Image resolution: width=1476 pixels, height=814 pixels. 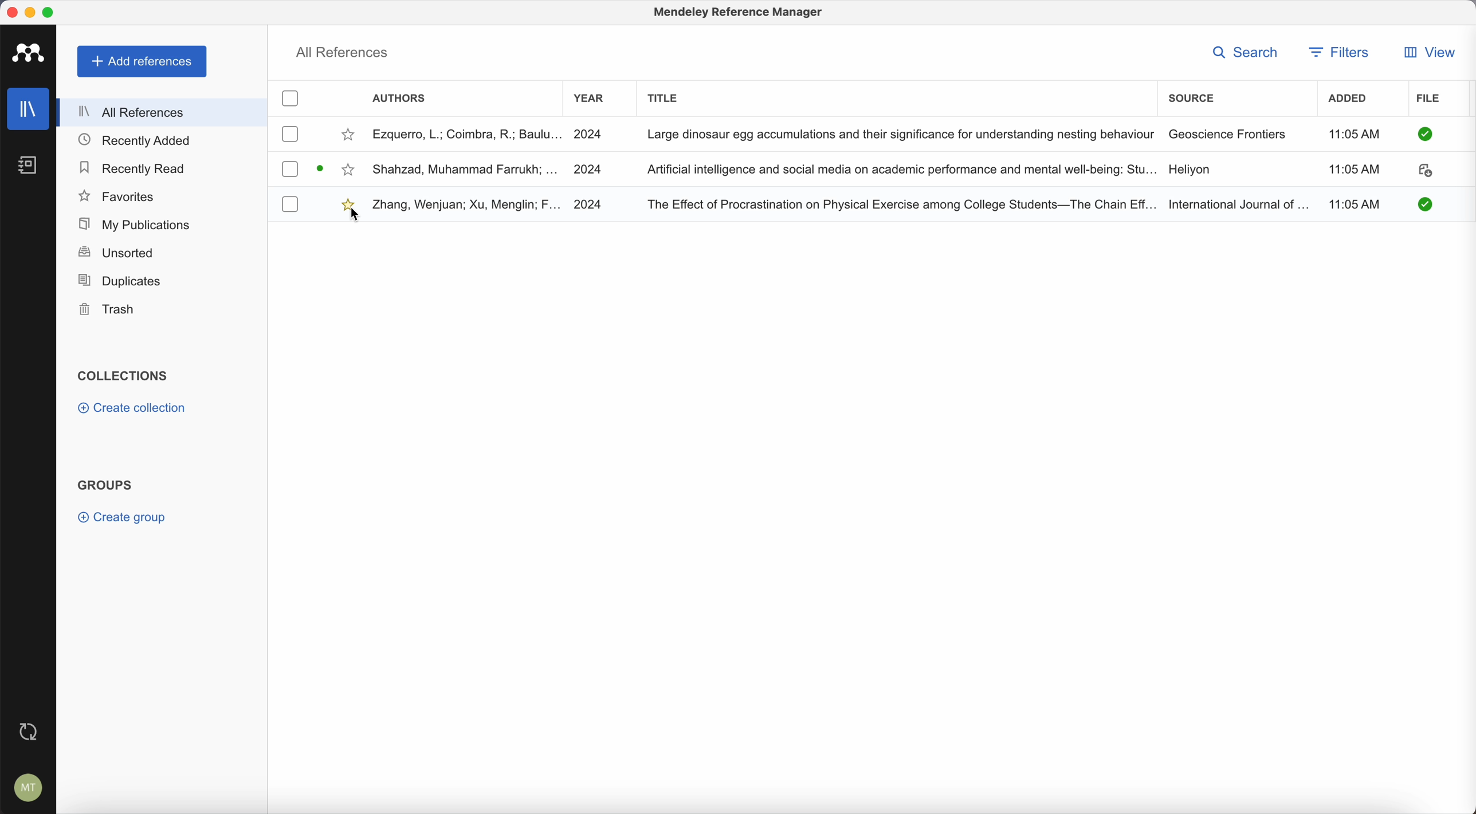 What do you see at coordinates (1358, 203) in the screenshot?
I see `11:05 AM` at bounding box center [1358, 203].